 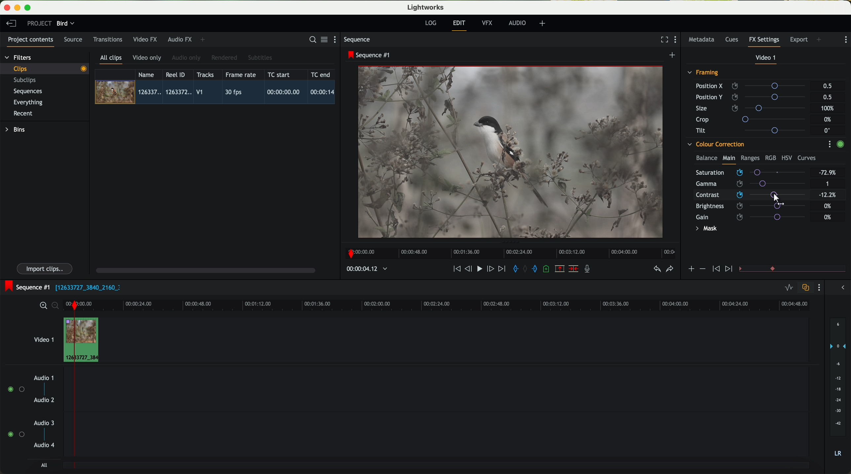 What do you see at coordinates (799, 40) in the screenshot?
I see `export` at bounding box center [799, 40].